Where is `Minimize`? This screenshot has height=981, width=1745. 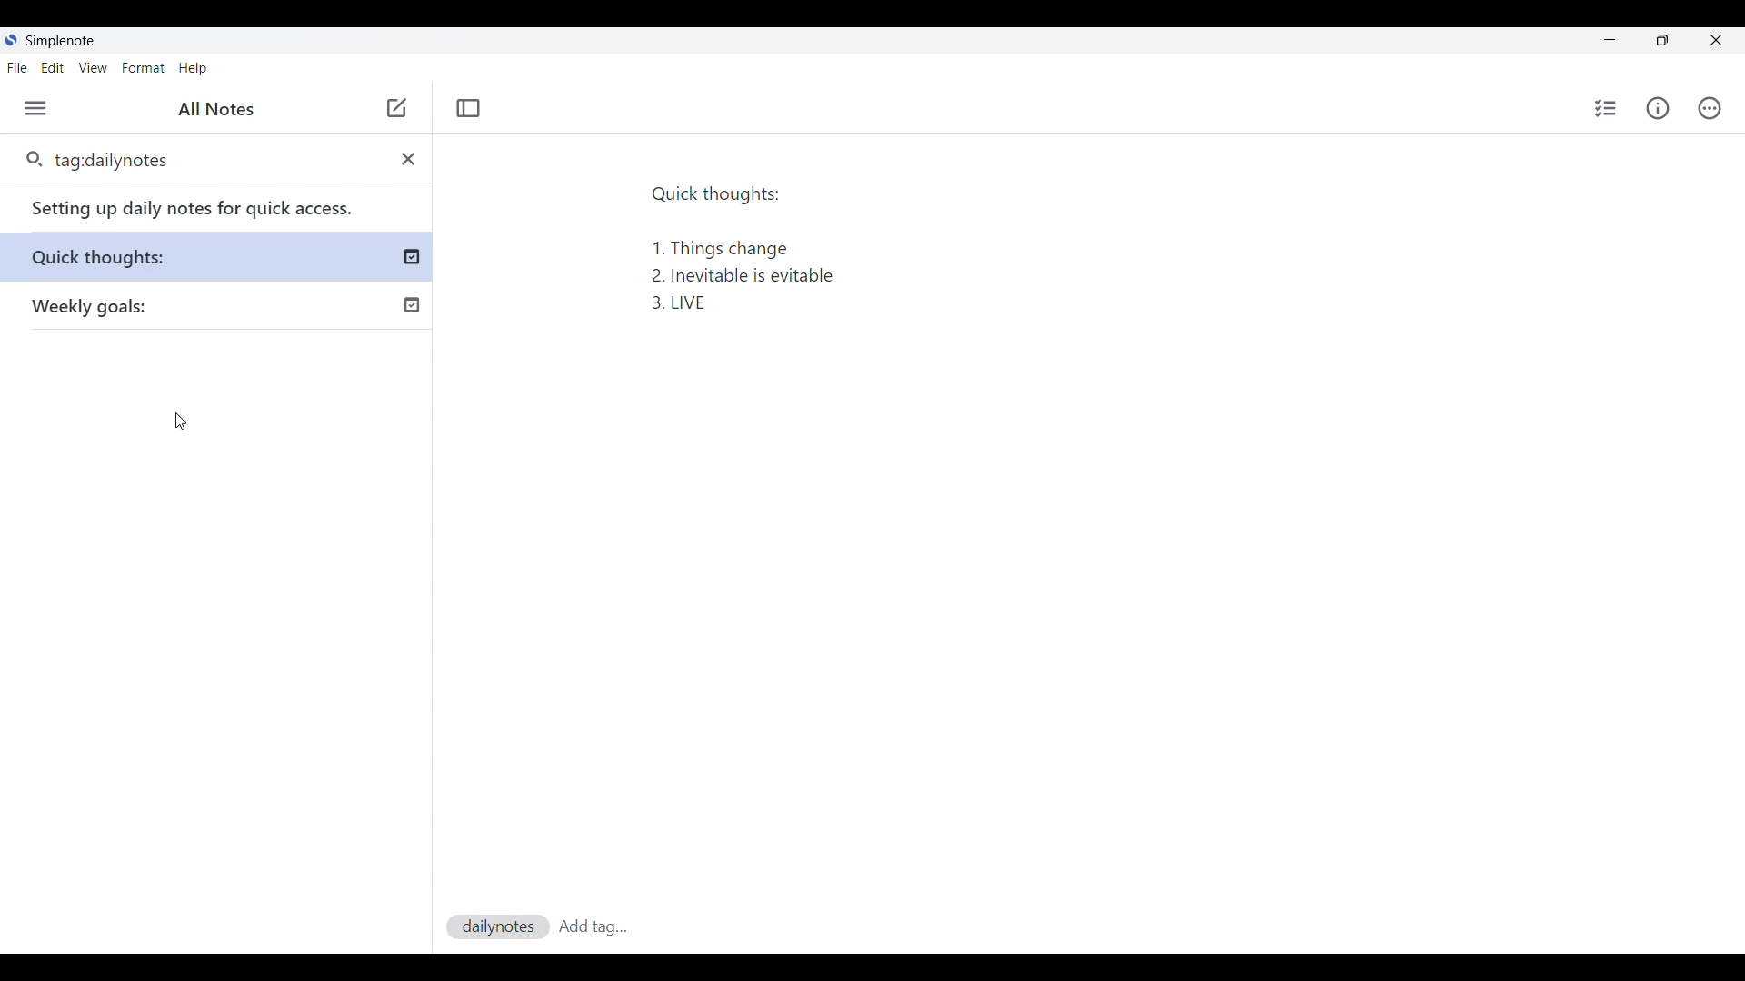
Minimize is located at coordinates (1610, 39).